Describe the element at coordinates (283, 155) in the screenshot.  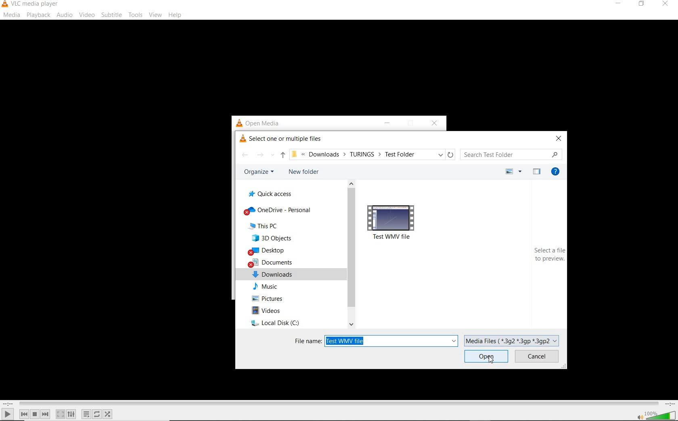
I see `up` at that location.